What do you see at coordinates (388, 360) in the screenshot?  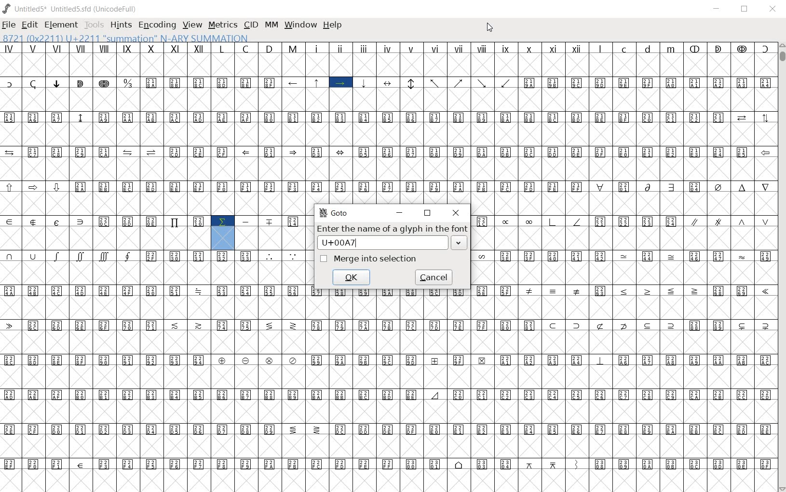 I see `special sybols` at bounding box center [388, 360].